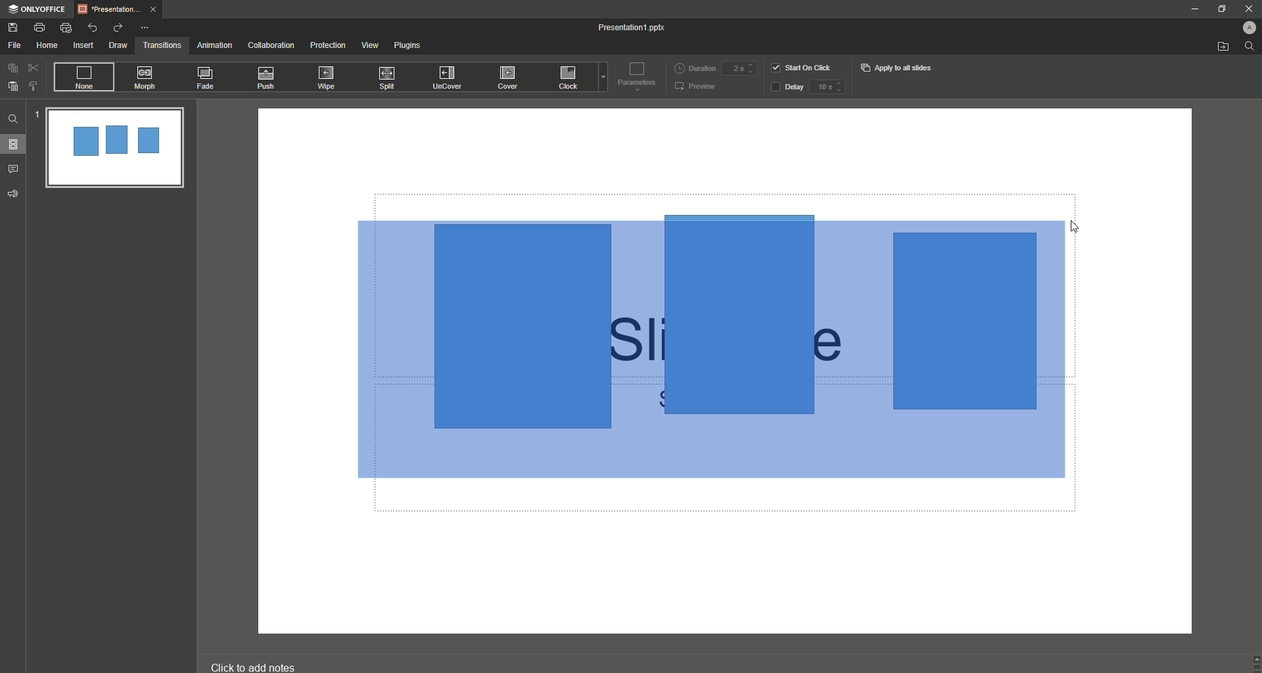 This screenshot has height=673, width=1262. What do you see at coordinates (634, 76) in the screenshot?
I see `Parameters` at bounding box center [634, 76].